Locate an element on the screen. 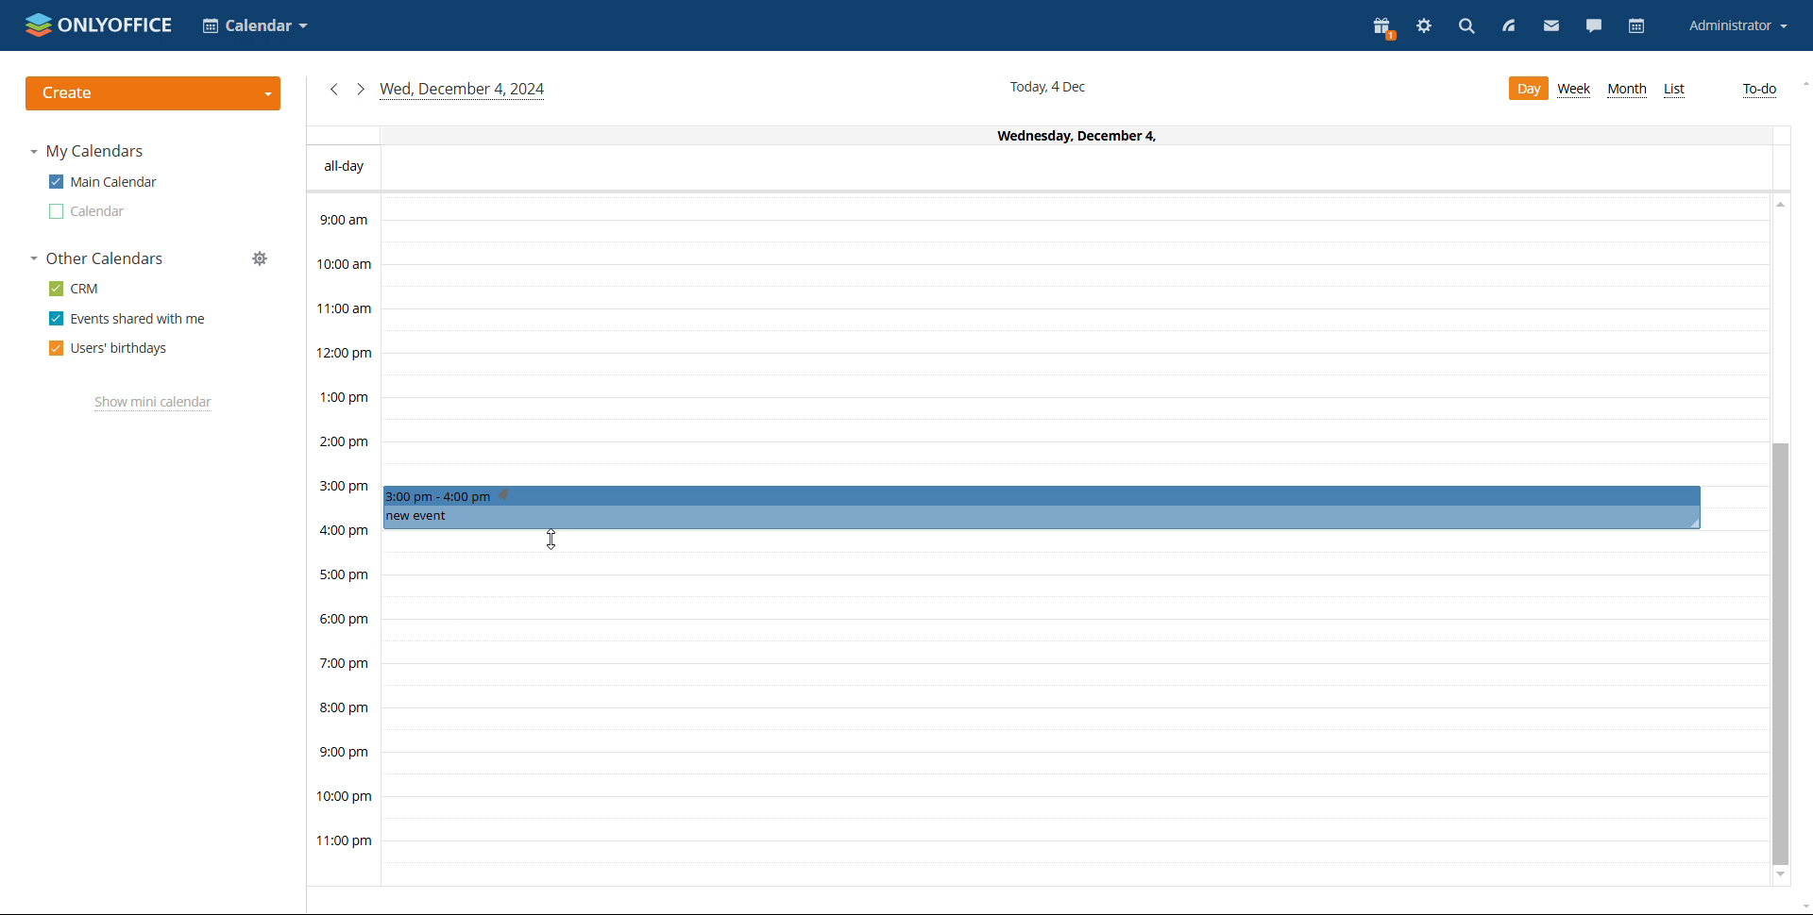 This screenshot has height=915, width=1813. search is located at coordinates (1466, 29).